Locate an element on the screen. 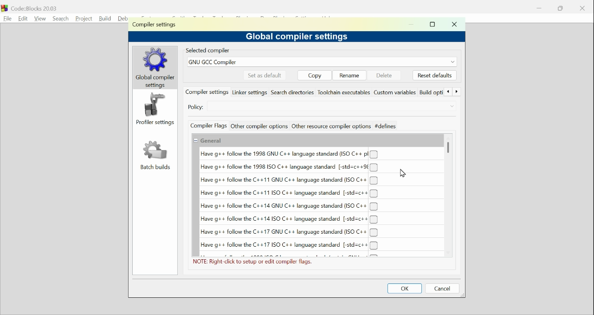 The height and width of the screenshot is (315, 594). OK is located at coordinates (406, 289).